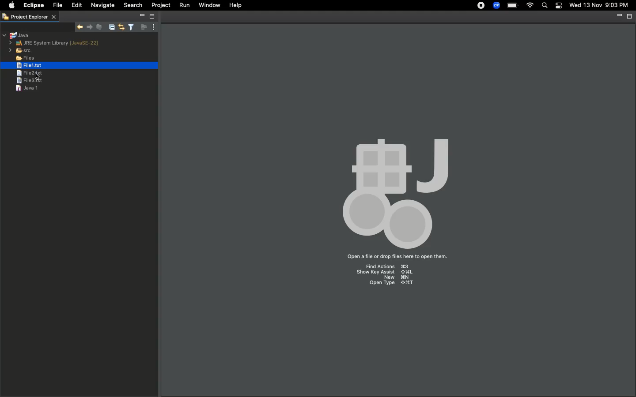 This screenshot has width=636, height=397. What do you see at coordinates (75, 5) in the screenshot?
I see `Edit` at bounding box center [75, 5].